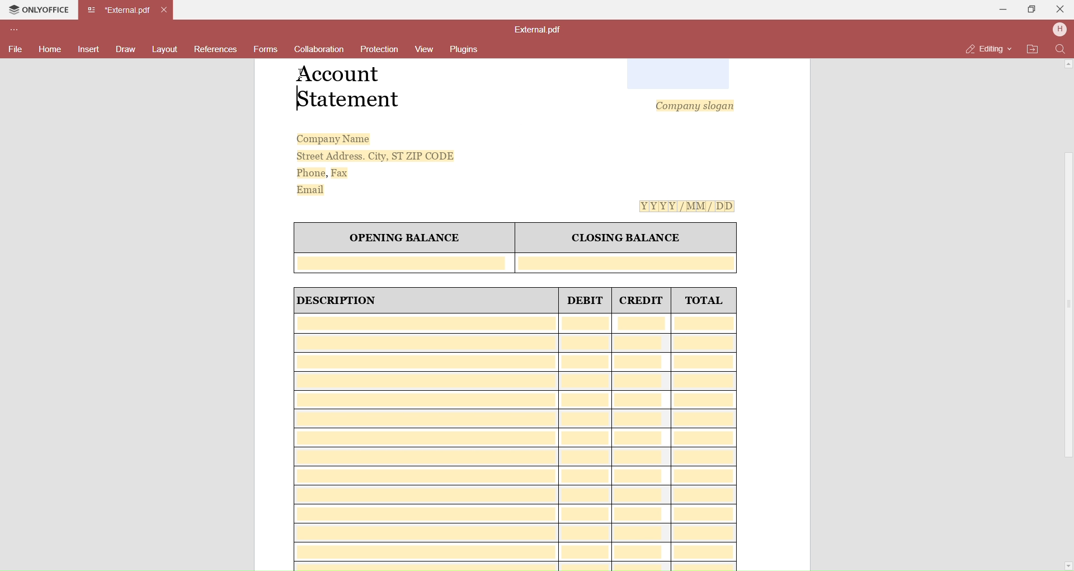 The width and height of the screenshot is (1074, 571). I want to click on Layouts, so click(166, 50).